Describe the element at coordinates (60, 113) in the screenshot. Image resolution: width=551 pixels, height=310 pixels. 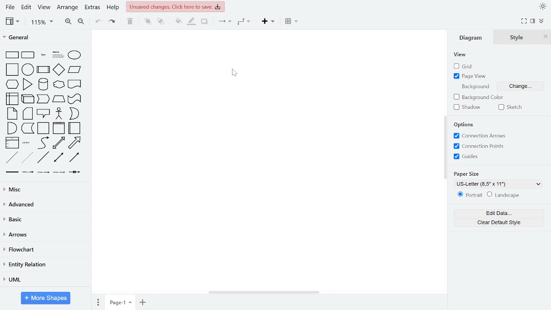
I see `actor` at that location.